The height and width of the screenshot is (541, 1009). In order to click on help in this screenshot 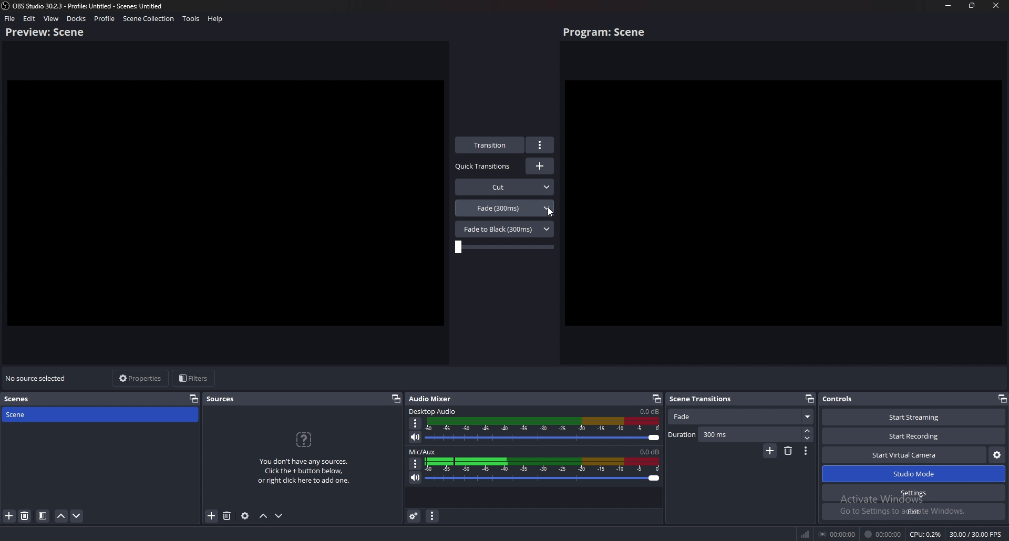, I will do `click(215, 19)`.